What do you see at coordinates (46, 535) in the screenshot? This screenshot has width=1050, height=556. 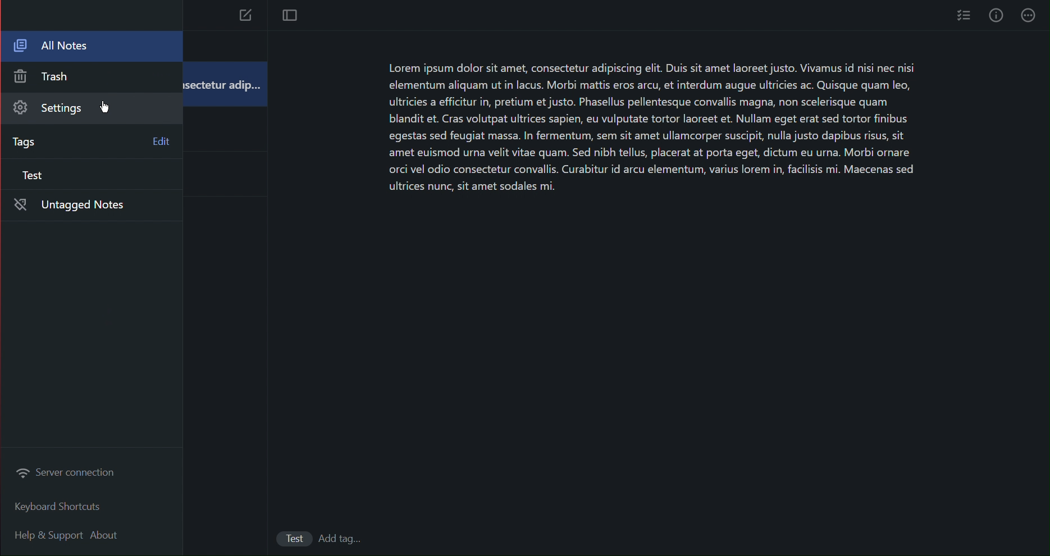 I see `Help and Support` at bounding box center [46, 535].